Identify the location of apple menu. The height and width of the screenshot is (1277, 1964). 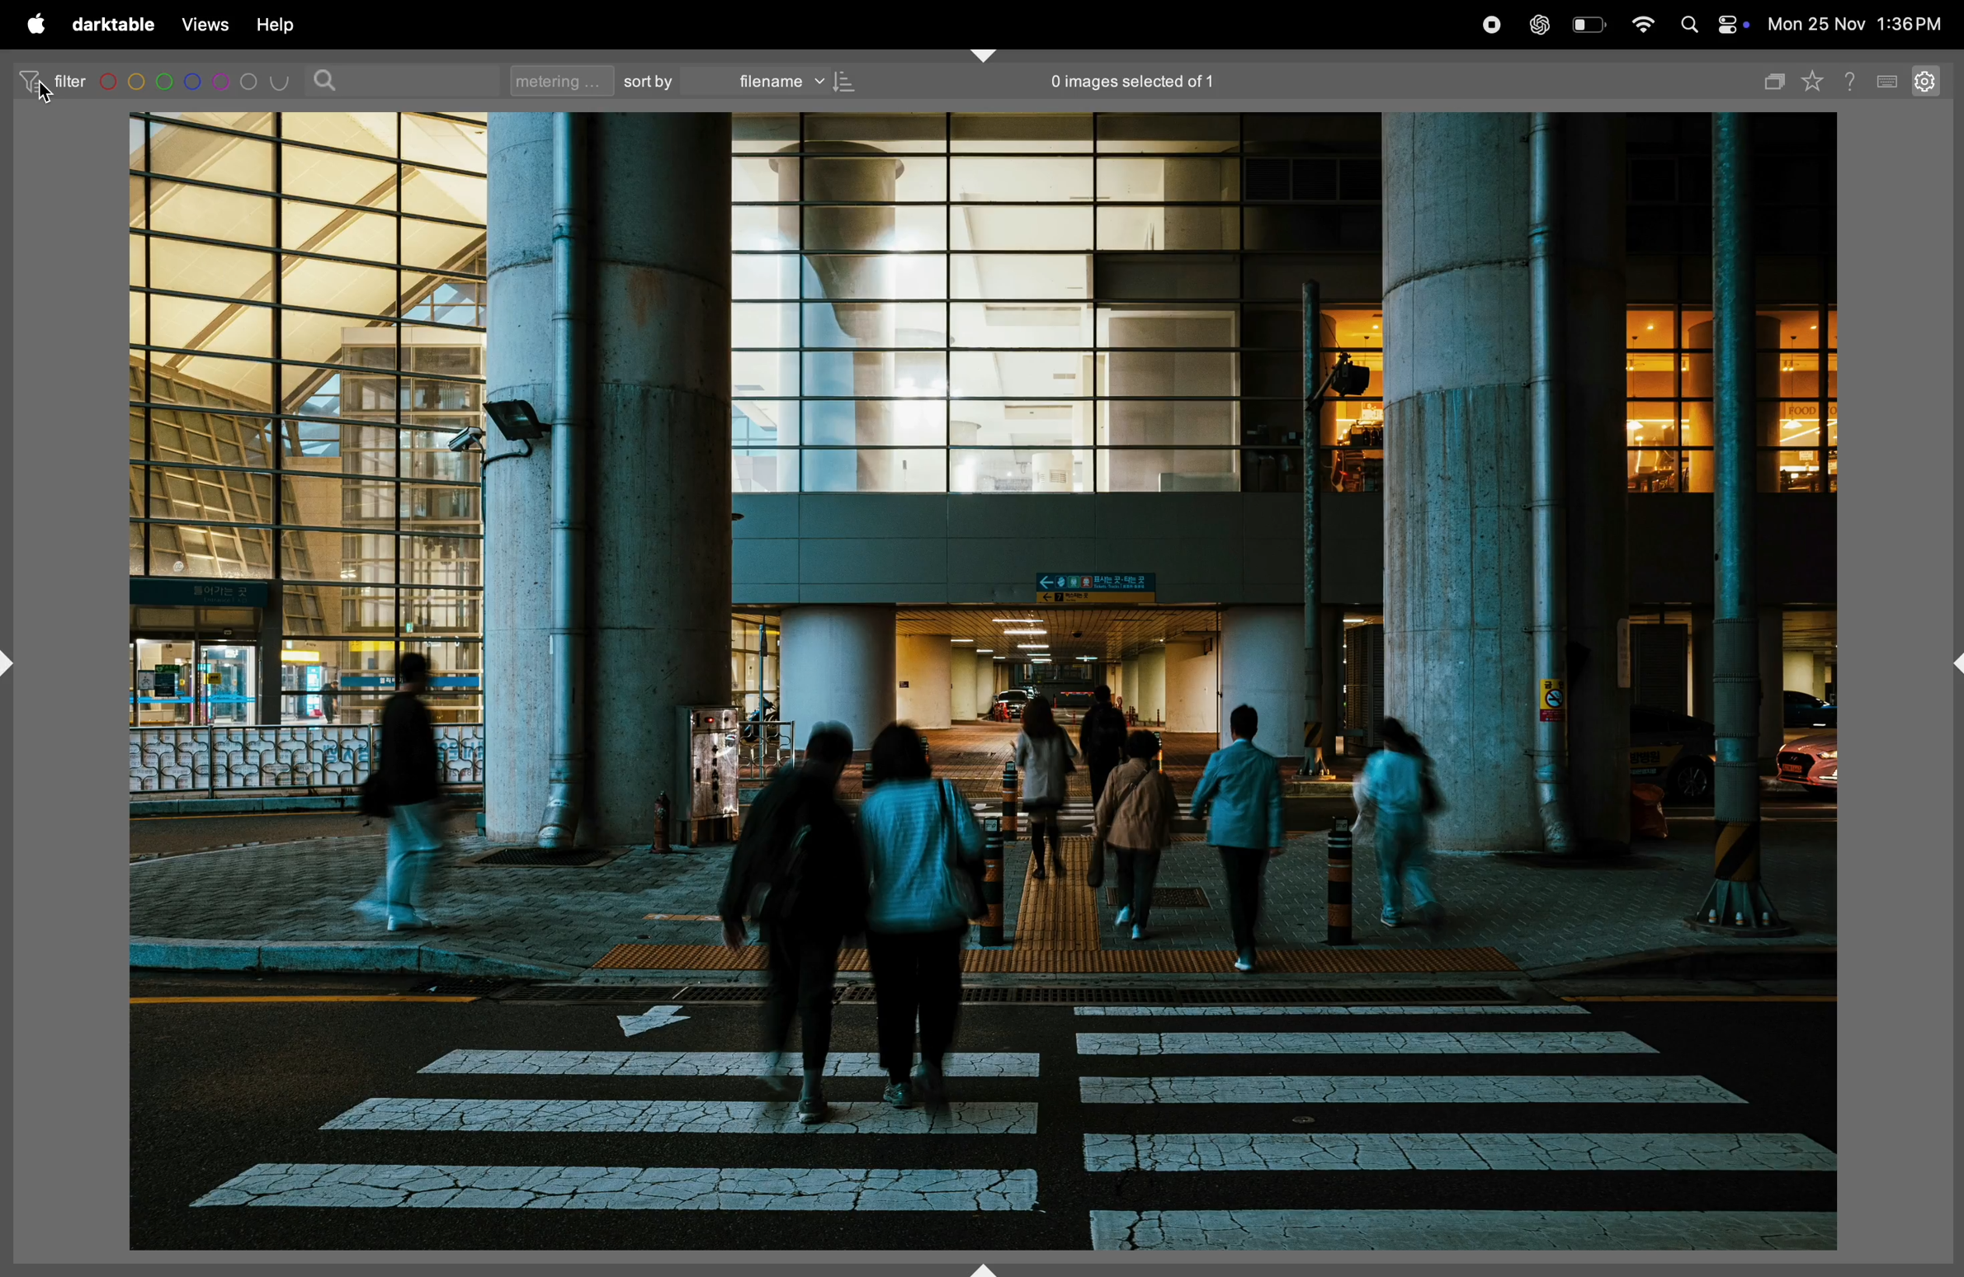
(36, 26).